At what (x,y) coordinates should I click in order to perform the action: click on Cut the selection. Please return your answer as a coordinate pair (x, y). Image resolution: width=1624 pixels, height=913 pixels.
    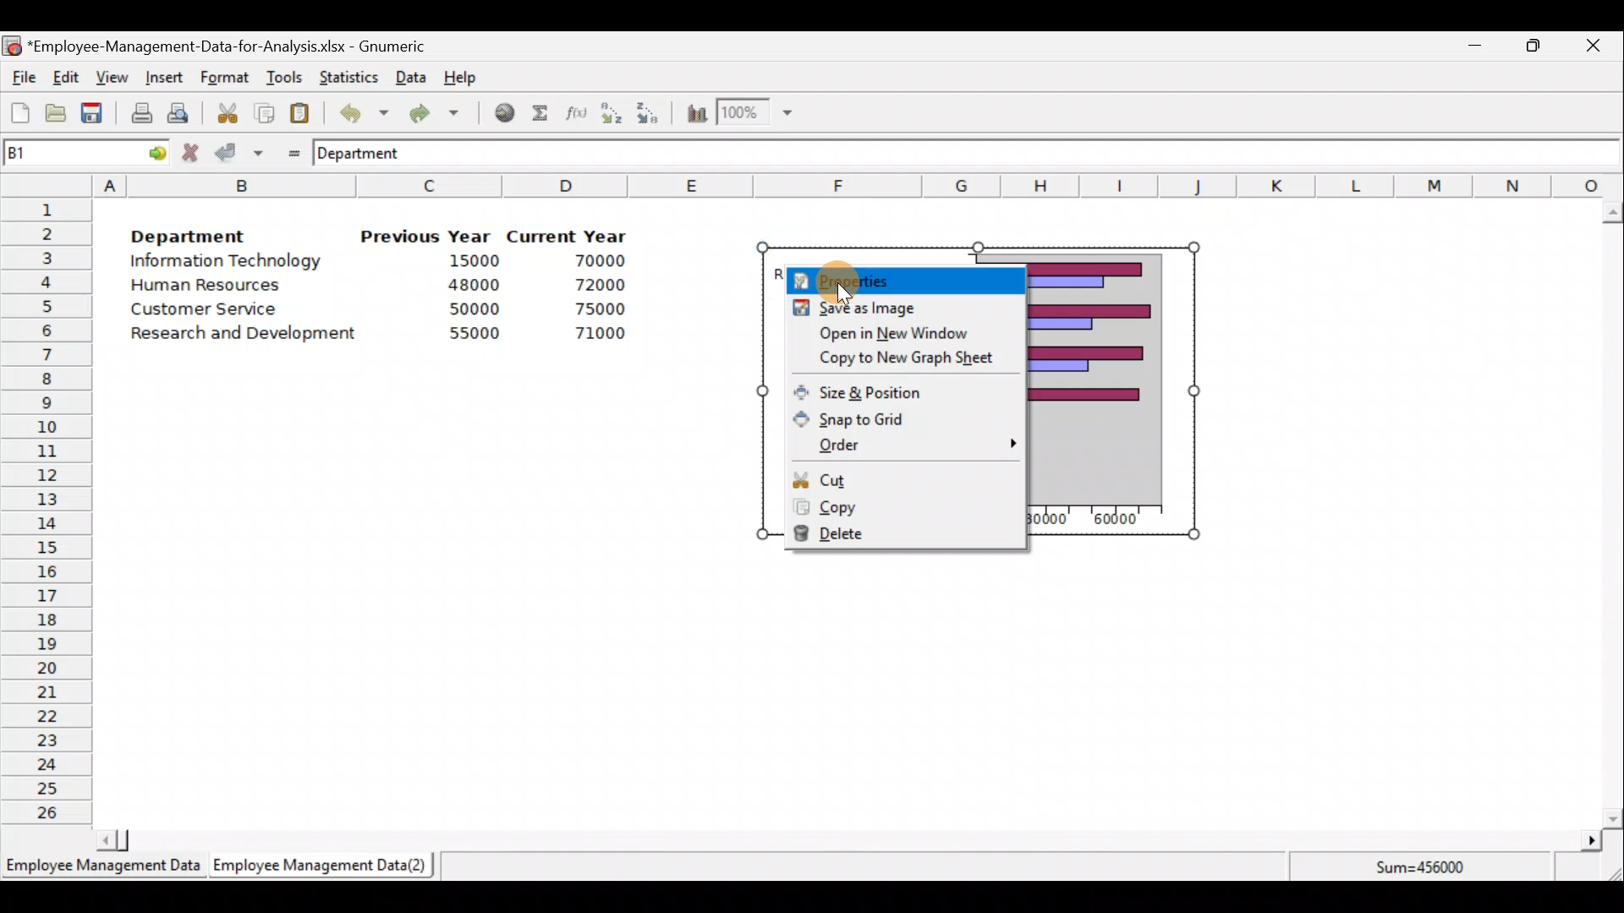
    Looking at the image, I should click on (222, 111).